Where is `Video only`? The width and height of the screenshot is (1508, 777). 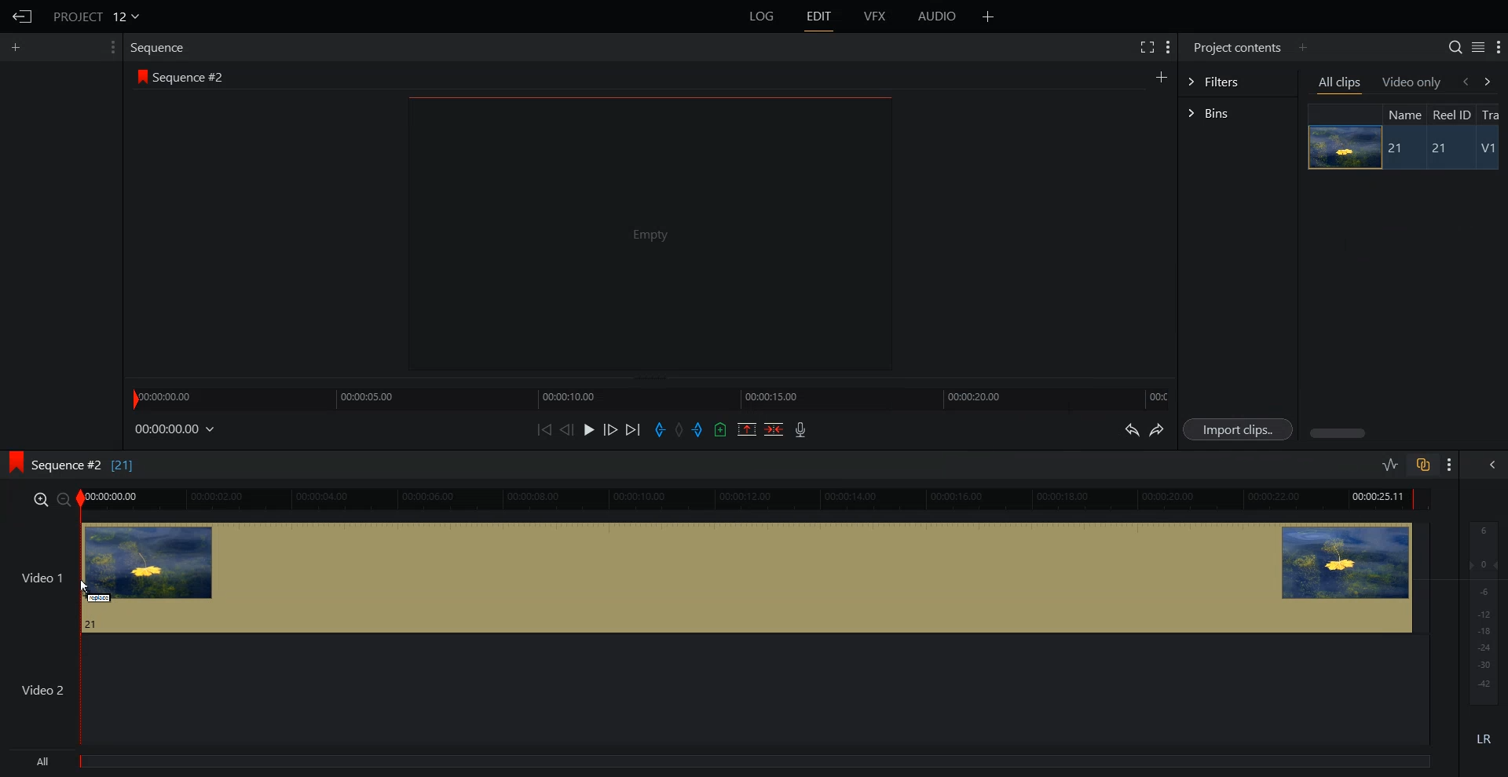
Video only is located at coordinates (1412, 82).